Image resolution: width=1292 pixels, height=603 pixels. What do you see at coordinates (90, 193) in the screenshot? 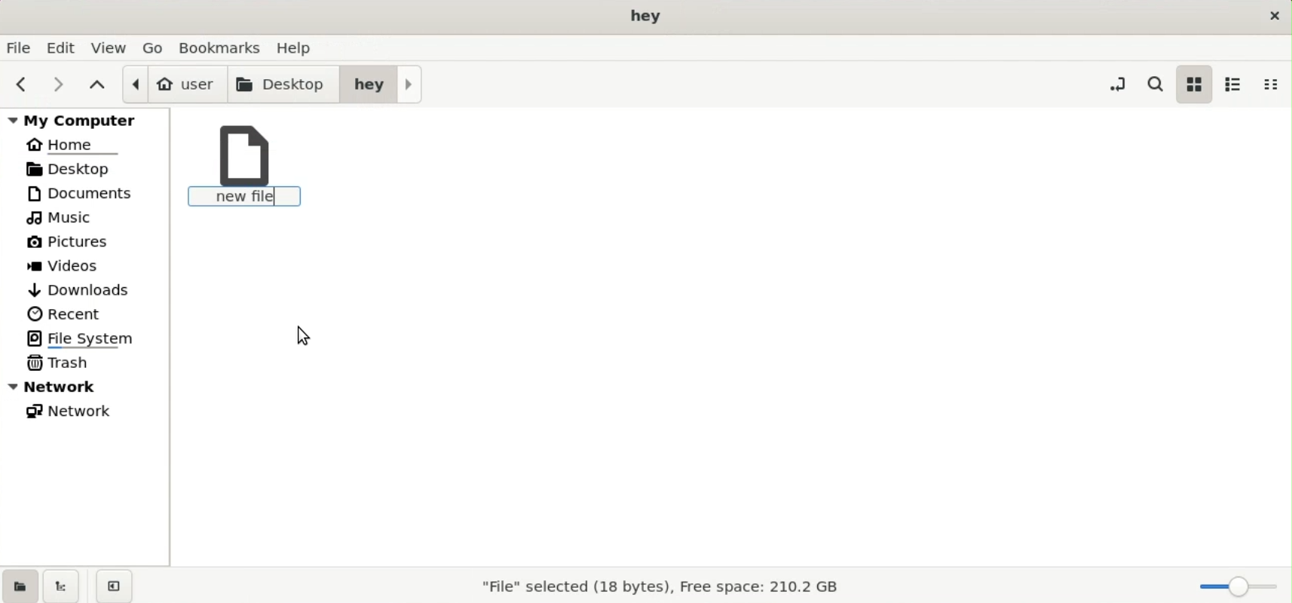
I see `document` at bounding box center [90, 193].